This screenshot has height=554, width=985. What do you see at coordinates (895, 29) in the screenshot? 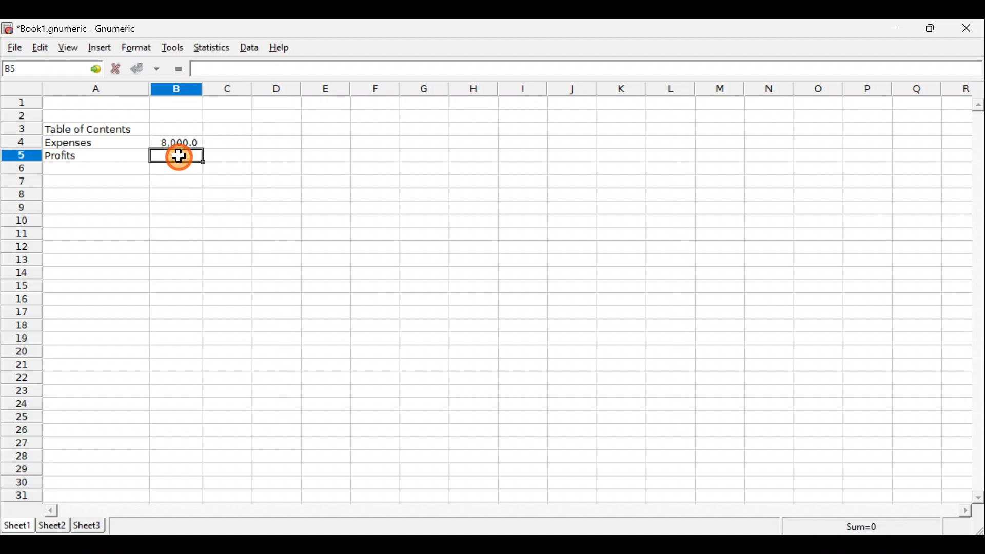
I see `Minimize` at bounding box center [895, 29].